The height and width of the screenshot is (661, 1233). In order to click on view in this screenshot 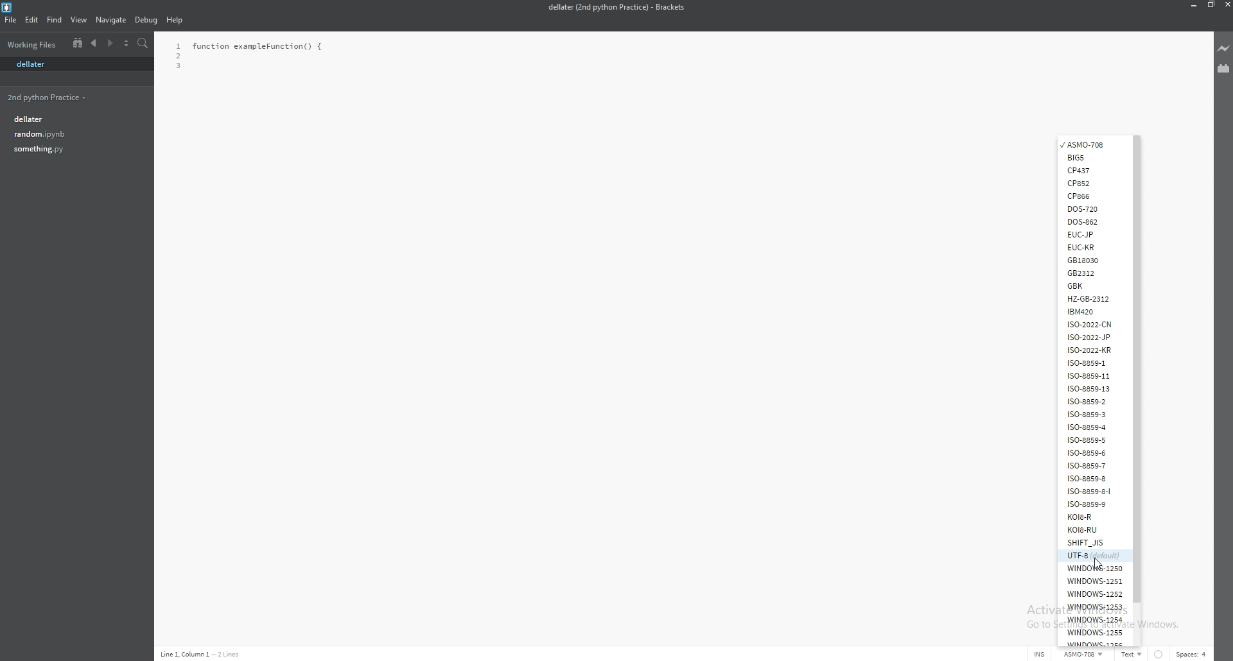, I will do `click(79, 19)`.